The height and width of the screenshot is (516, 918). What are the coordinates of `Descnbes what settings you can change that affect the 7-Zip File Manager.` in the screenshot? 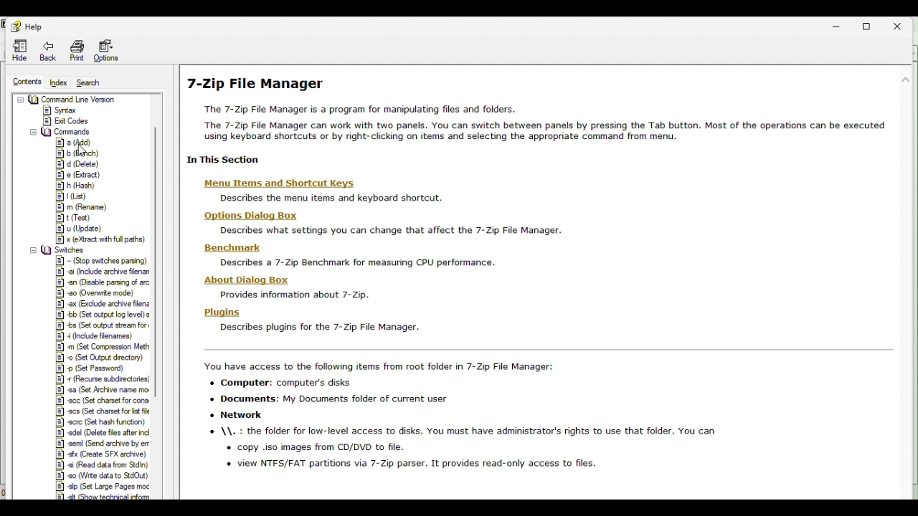 It's located at (388, 231).